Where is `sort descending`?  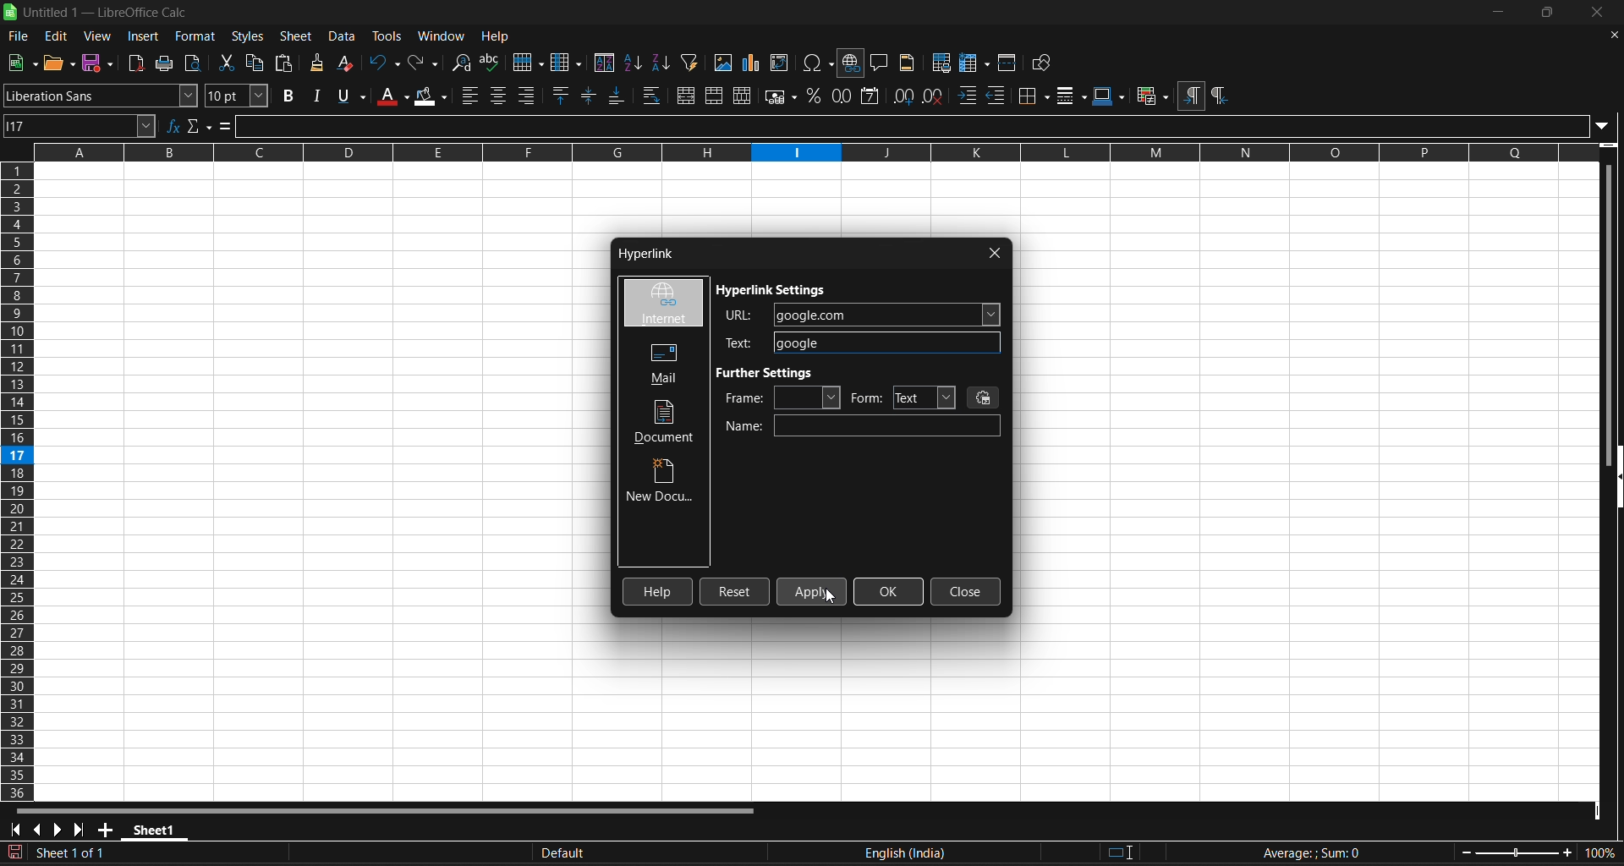 sort descending is located at coordinates (662, 62).